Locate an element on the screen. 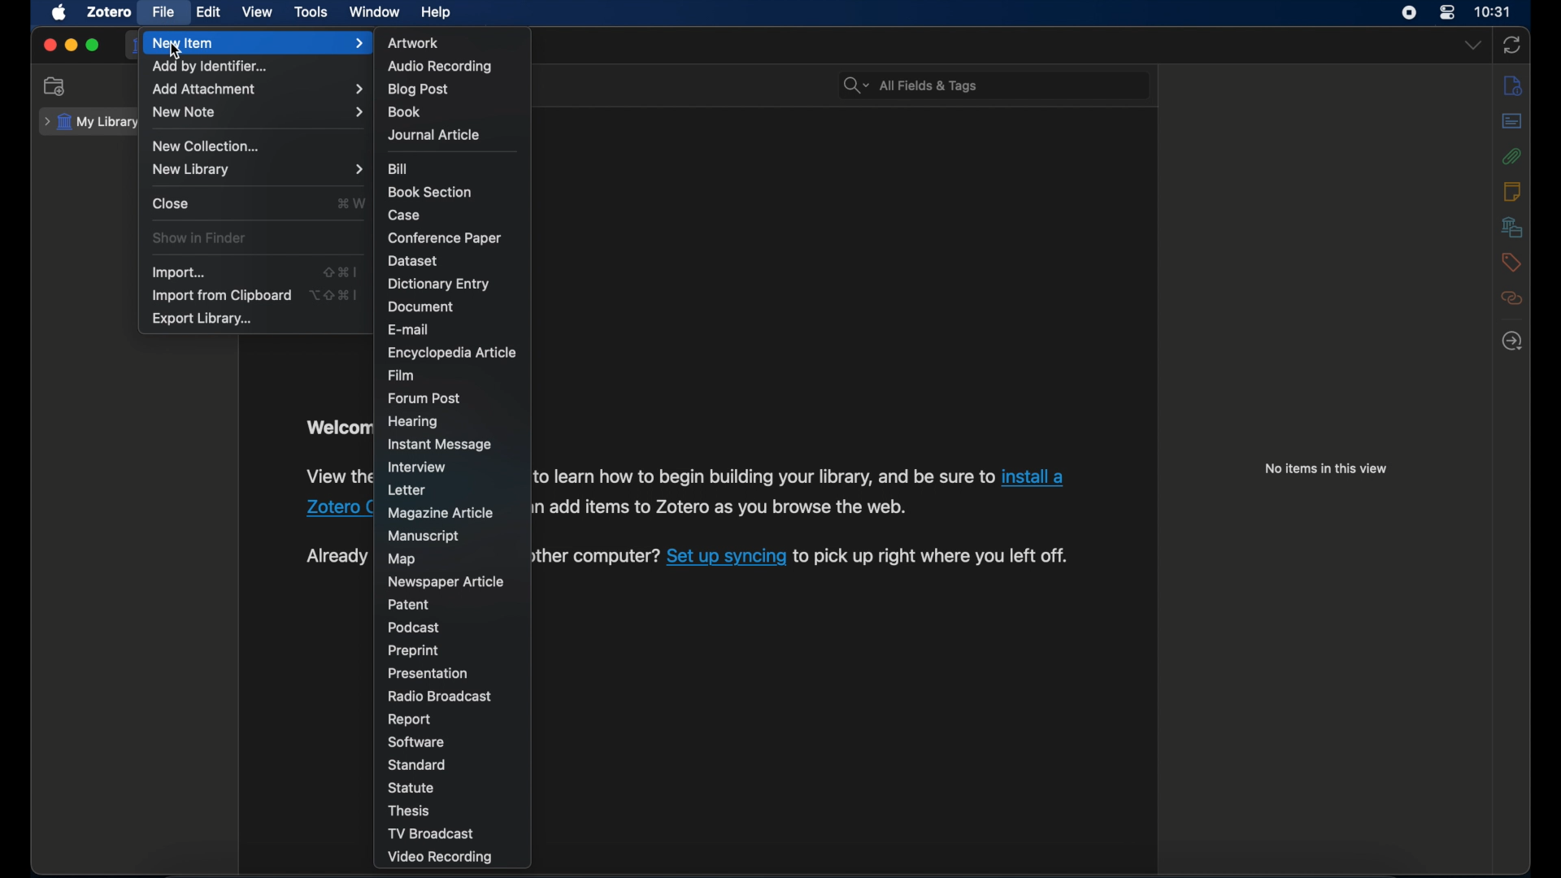 This screenshot has height=878, width=1561. e-mail is located at coordinates (407, 329).